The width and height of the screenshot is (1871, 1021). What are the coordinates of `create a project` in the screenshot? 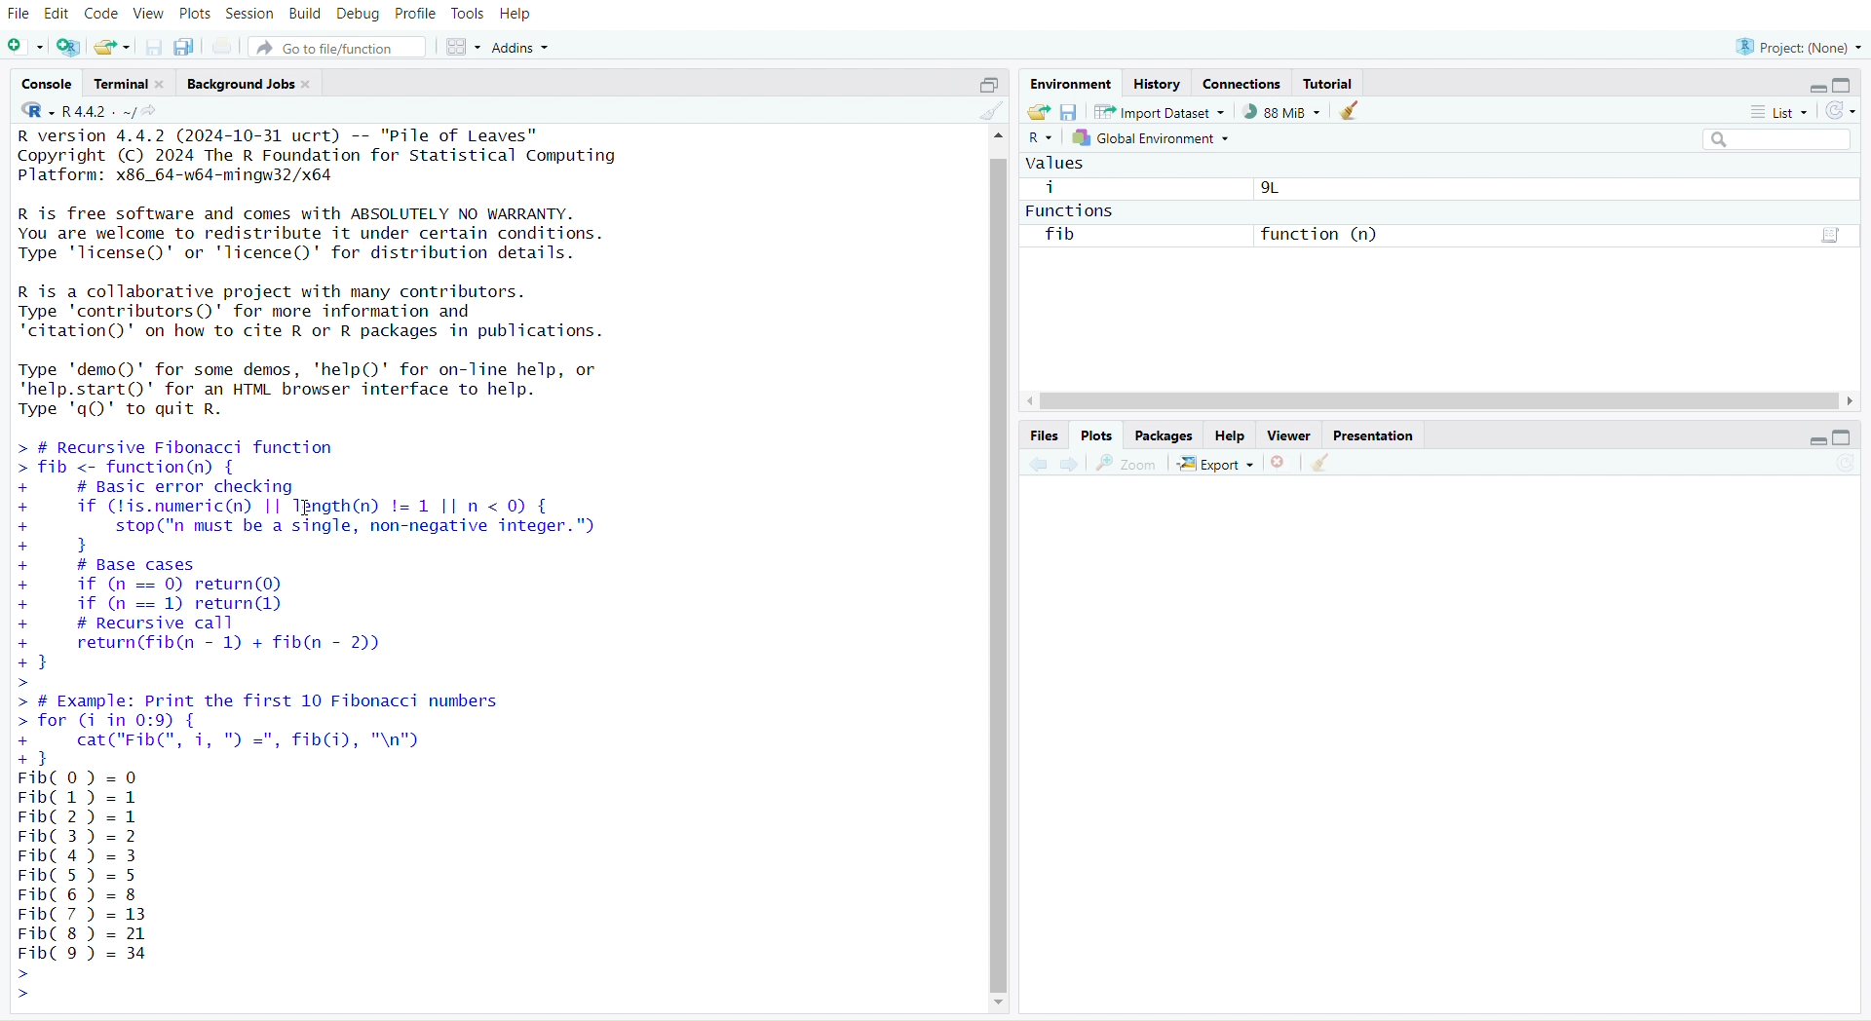 It's located at (69, 49).